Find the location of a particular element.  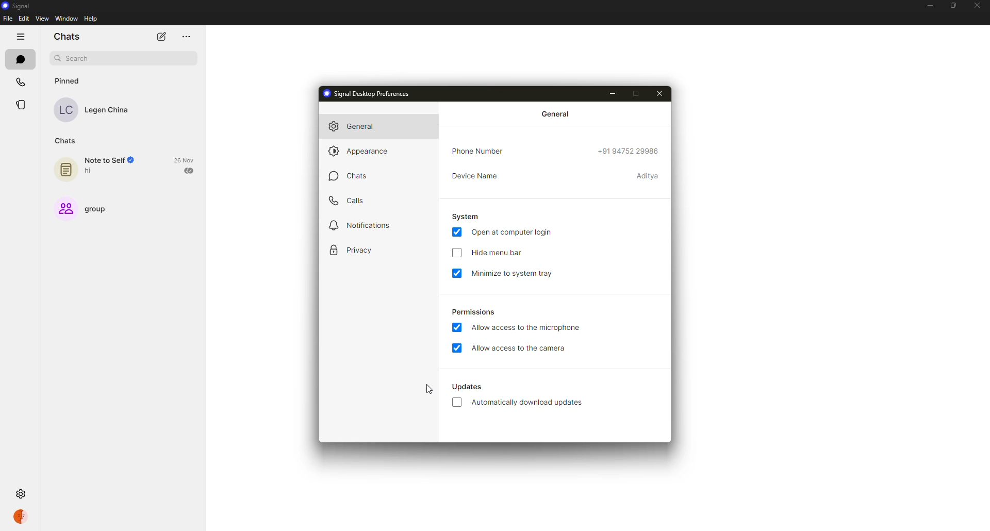

enabled is located at coordinates (457, 232).